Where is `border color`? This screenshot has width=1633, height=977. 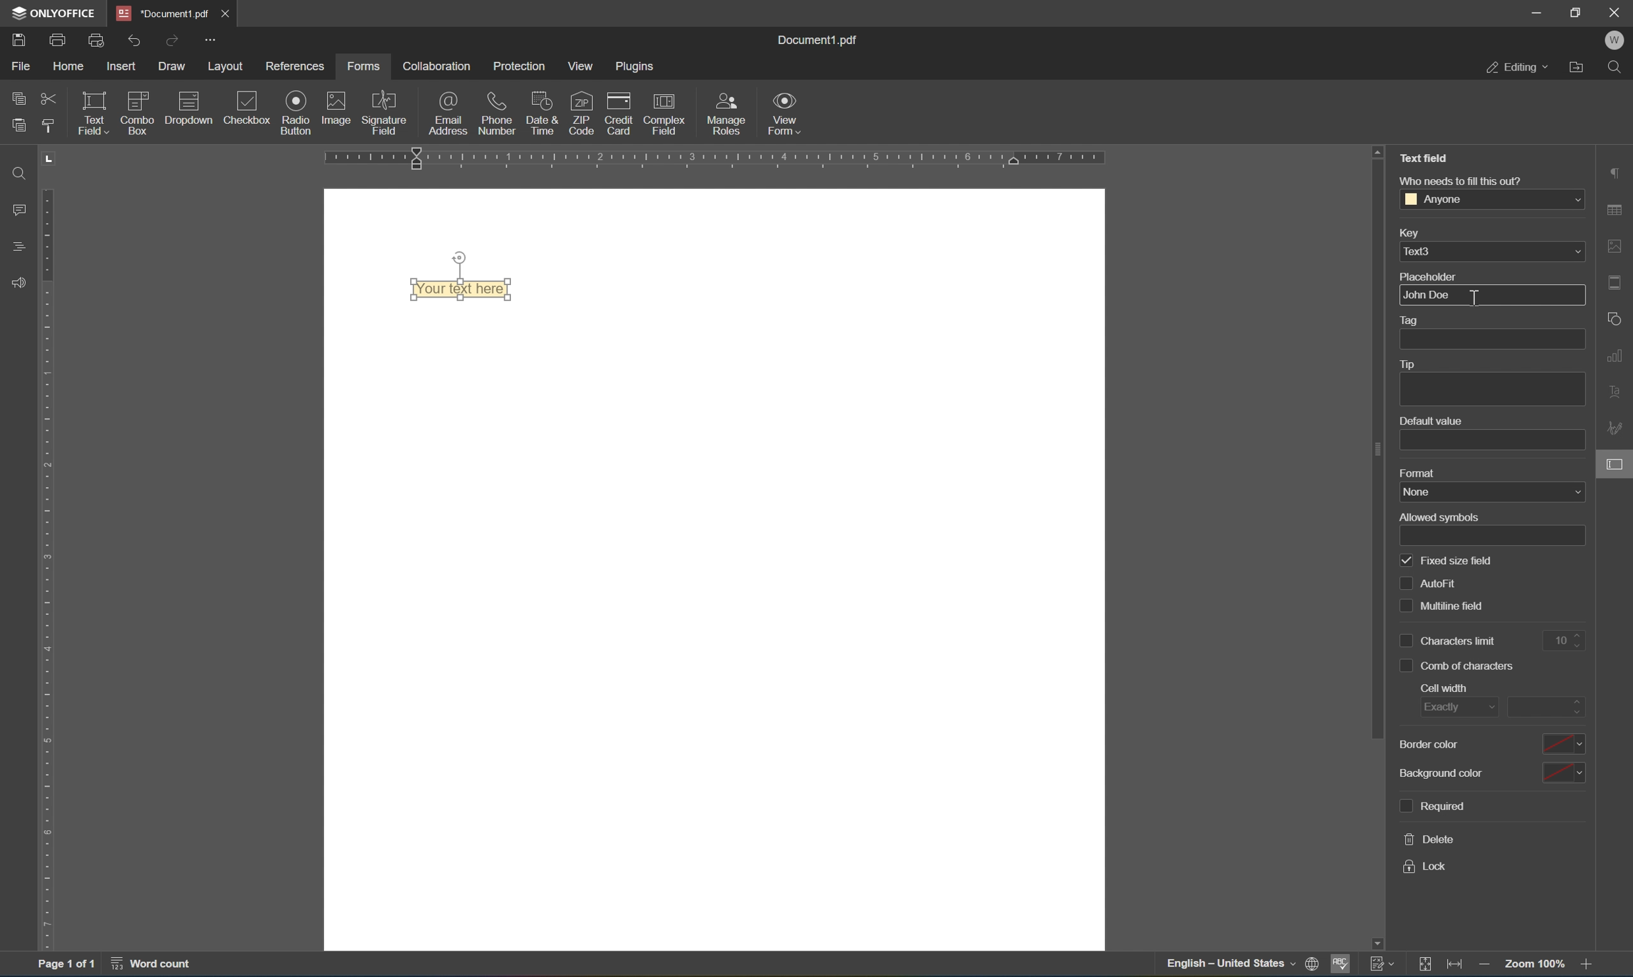 border color is located at coordinates (1489, 745).